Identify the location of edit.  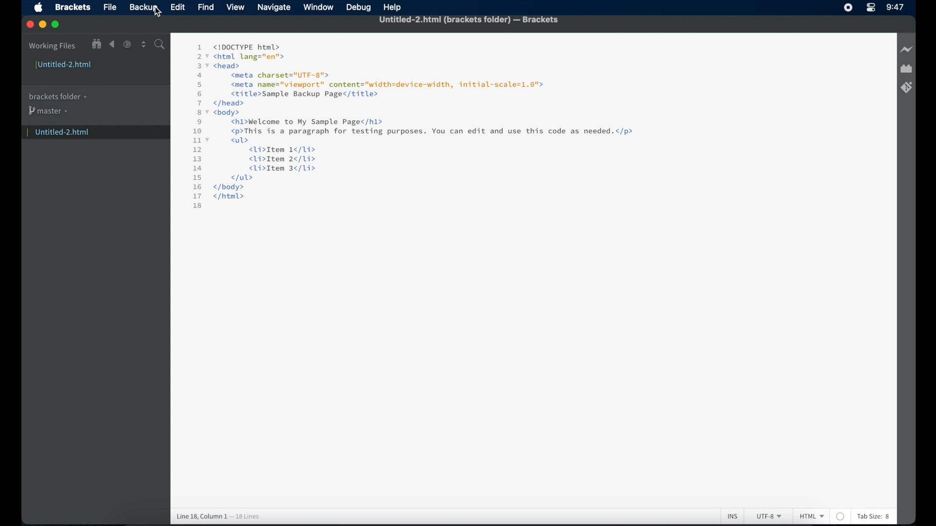
(178, 7).